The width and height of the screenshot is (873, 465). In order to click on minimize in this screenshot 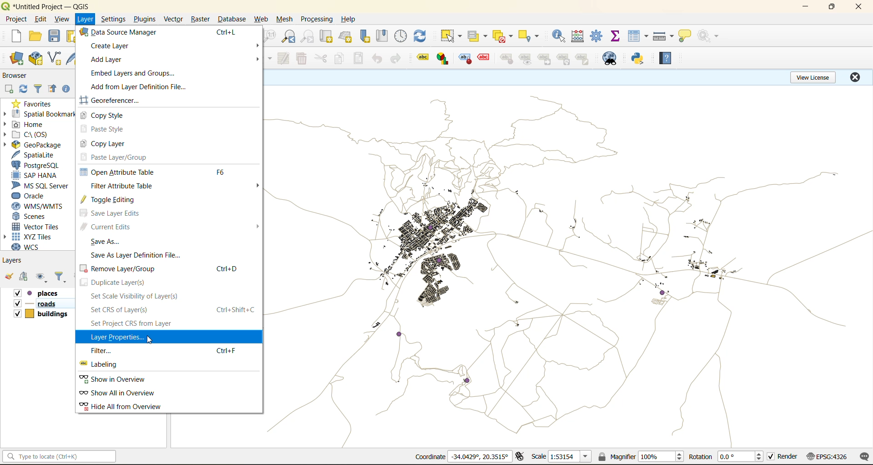, I will do `click(807, 7)`.